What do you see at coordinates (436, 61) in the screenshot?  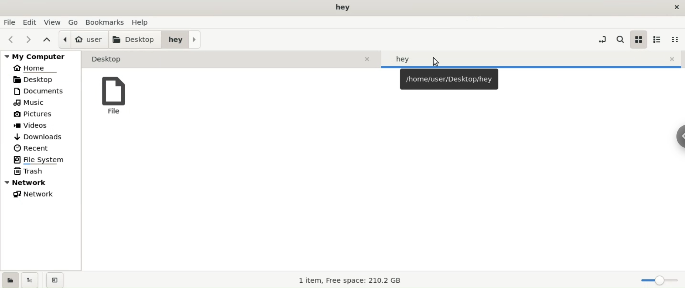 I see `cursor` at bounding box center [436, 61].